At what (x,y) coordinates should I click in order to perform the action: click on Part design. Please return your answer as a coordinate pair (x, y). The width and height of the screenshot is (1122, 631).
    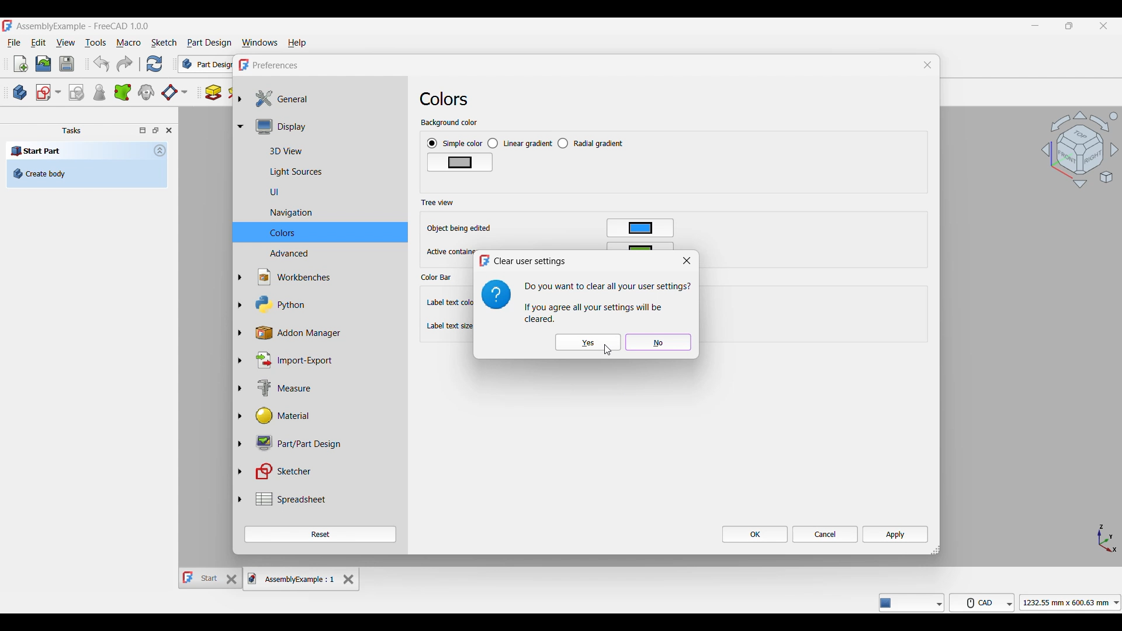
    Looking at the image, I should click on (209, 43).